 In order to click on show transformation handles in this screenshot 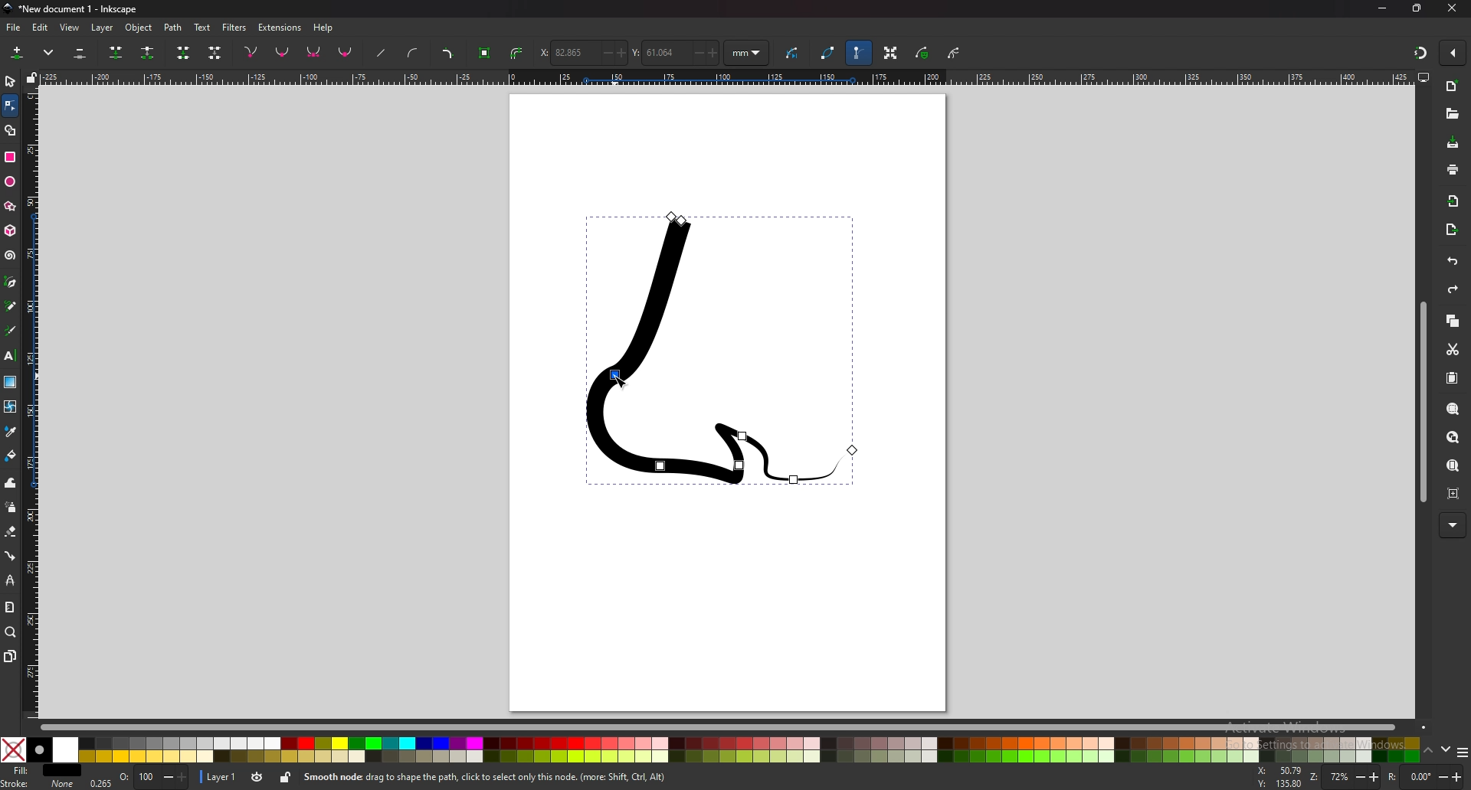, I will do `click(890, 53)`.